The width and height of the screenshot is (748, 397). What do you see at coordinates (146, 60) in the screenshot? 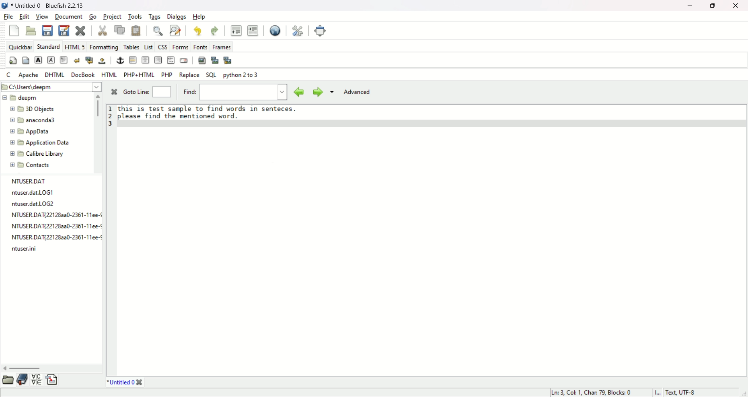
I see `center` at bounding box center [146, 60].